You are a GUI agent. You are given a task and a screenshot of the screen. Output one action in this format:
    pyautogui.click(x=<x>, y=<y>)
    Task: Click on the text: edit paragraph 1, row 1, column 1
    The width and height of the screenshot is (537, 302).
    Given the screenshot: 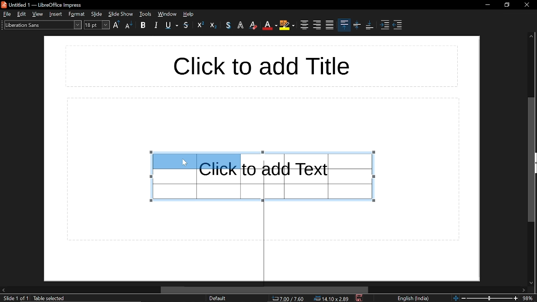 What is the action you would take?
    pyautogui.click(x=78, y=299)
    